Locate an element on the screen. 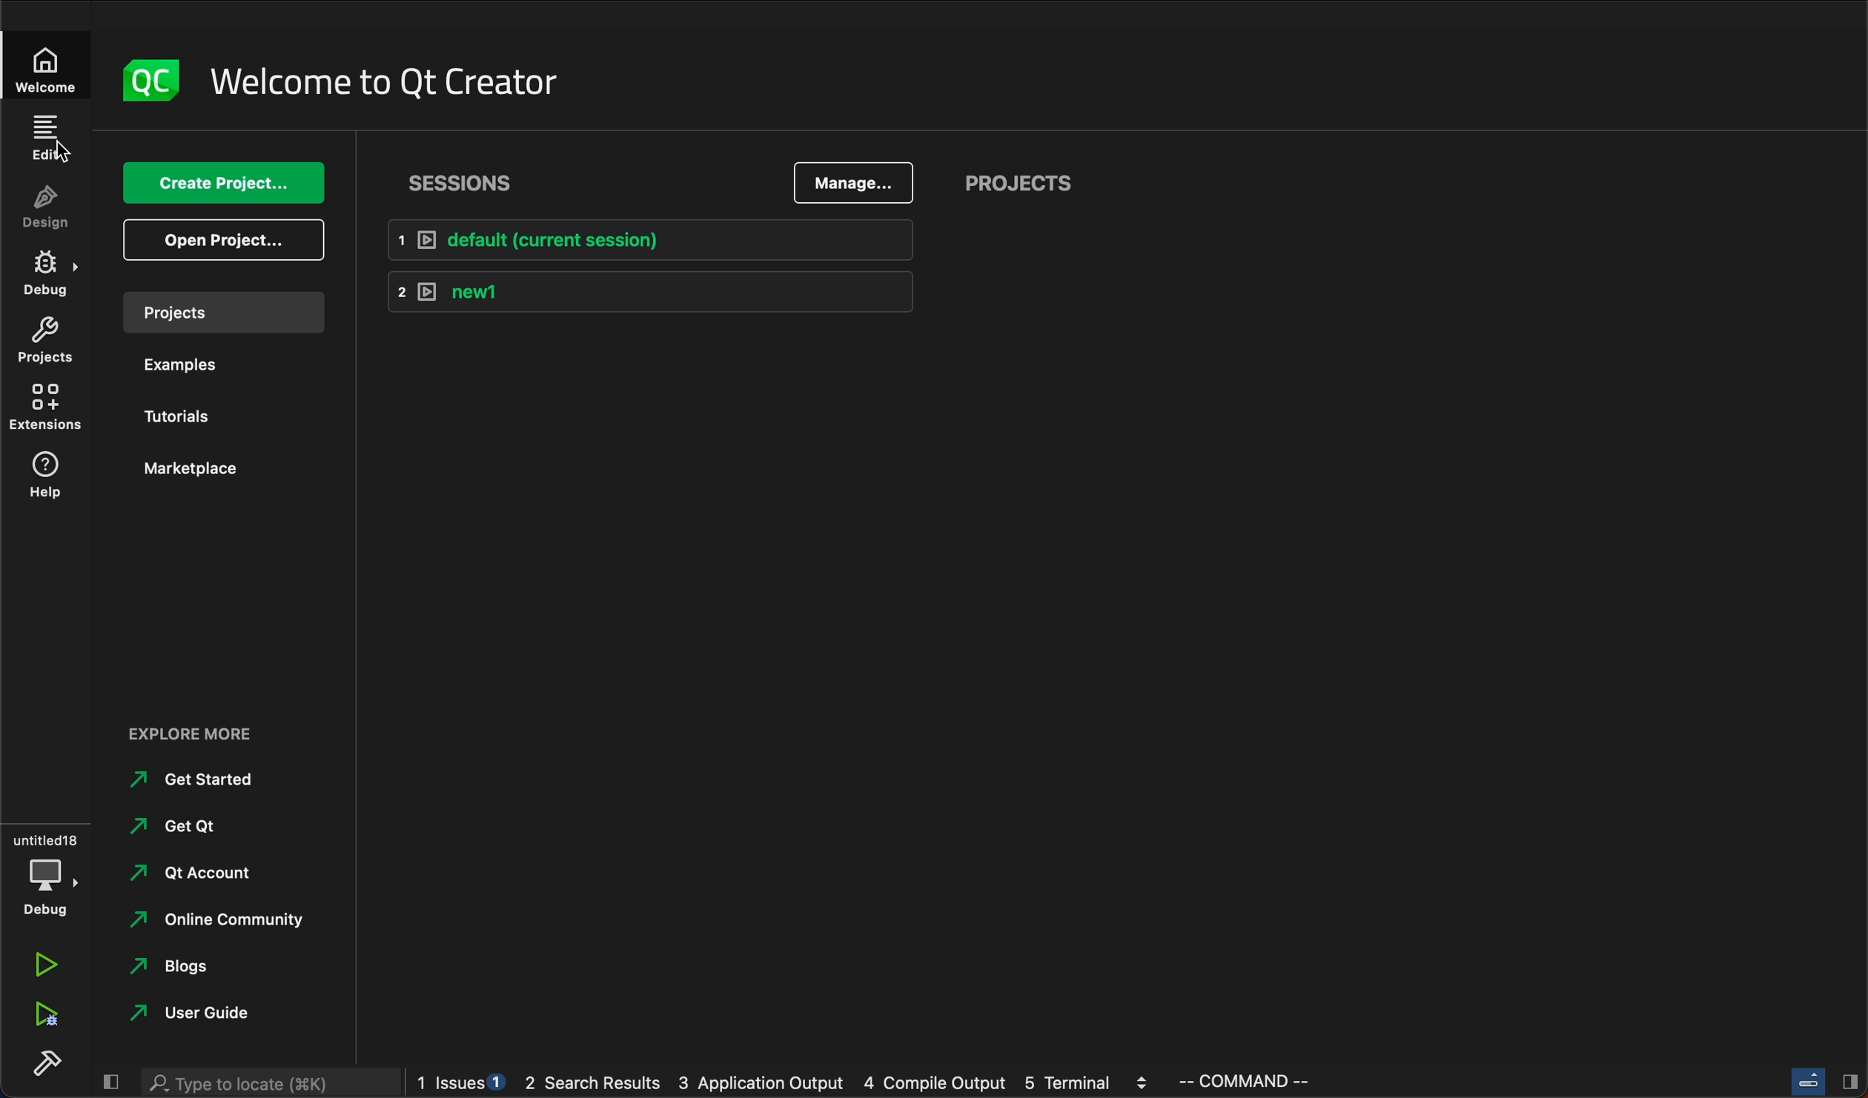 This screenshot has width=1868, height=1098. close slidebar is located at coordinates (110, 1083).